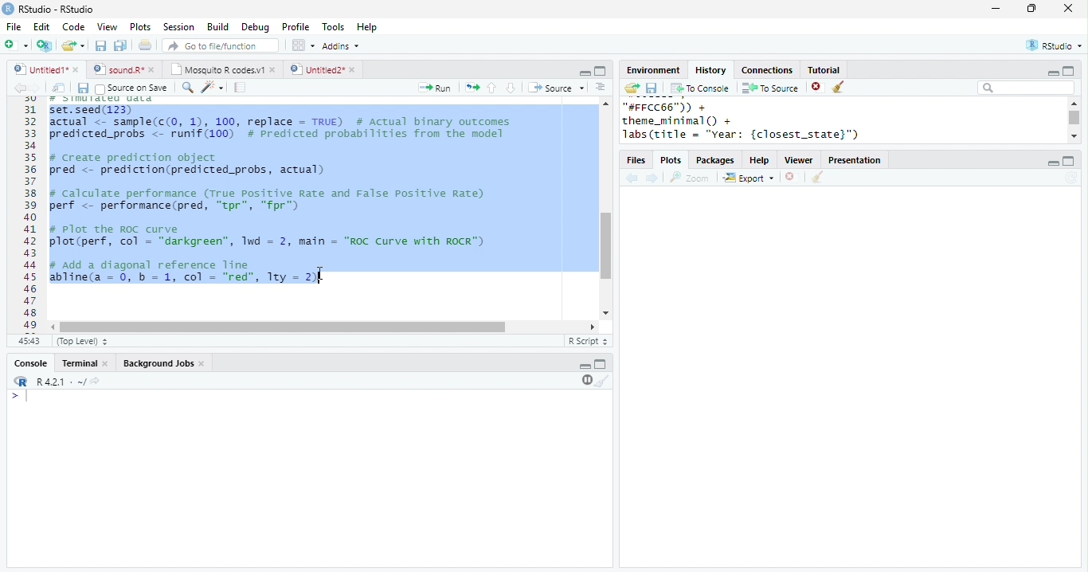 This screenshot has width=1088, height=572. What do you see at coordinates (434, 88) in the screenshot?
I see `run` at bounding box center [434, 88].